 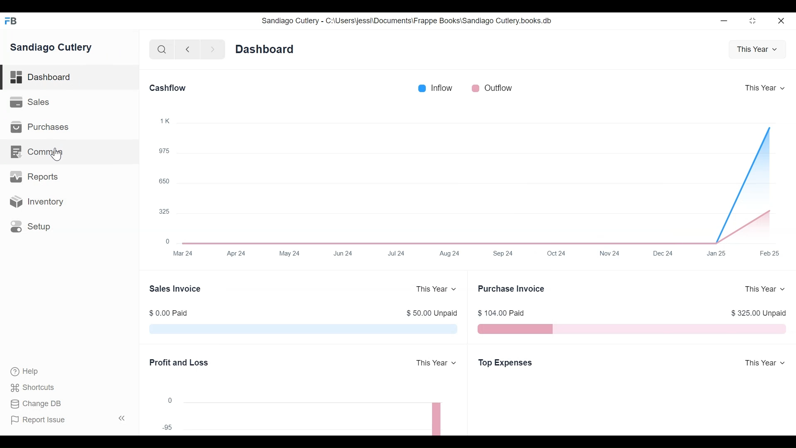 What do you see at coordinates (265, 49) in the screenshot?
I see `Dashboard` at bounding box center [265, 49].